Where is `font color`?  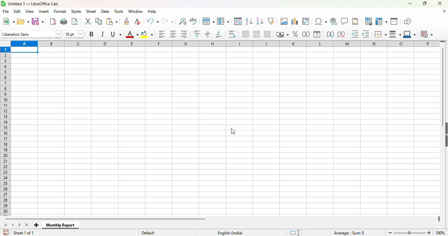
font color is located at coordinates (132, 34).